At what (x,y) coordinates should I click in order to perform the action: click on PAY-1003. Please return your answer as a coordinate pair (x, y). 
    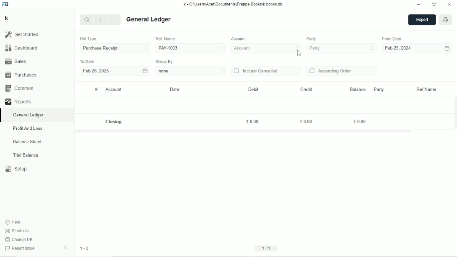
    Looking at the image, I should click on (190, 48).